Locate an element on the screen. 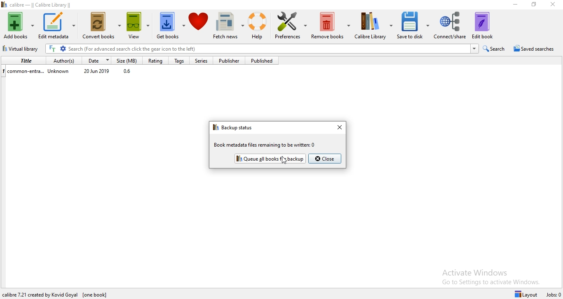 The image size is (563, 299). Connect/share is located at coordinates (450, 26).